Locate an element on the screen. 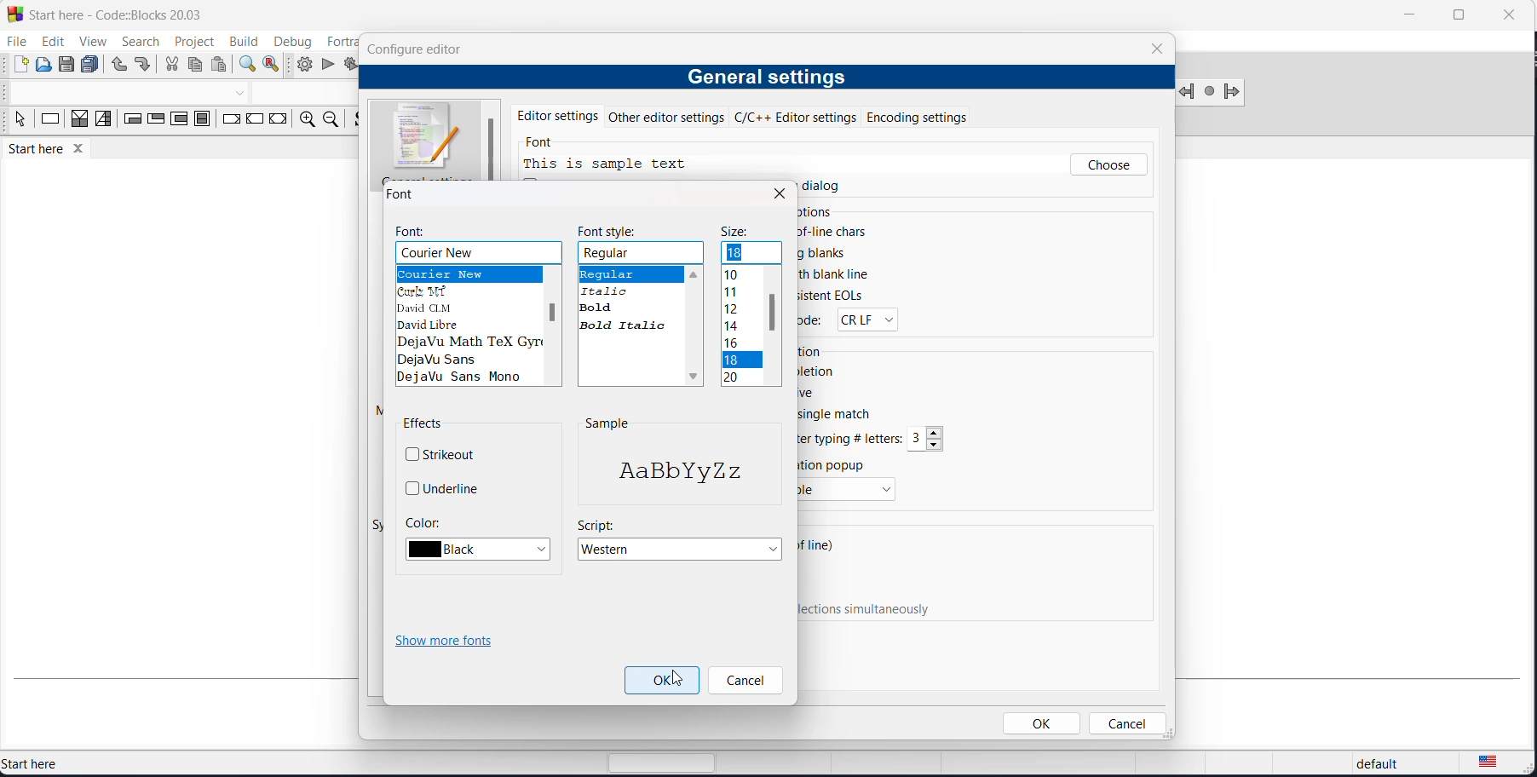 This screenshot has width=1537, height=777. general settings is located at coordinates (765, 78).